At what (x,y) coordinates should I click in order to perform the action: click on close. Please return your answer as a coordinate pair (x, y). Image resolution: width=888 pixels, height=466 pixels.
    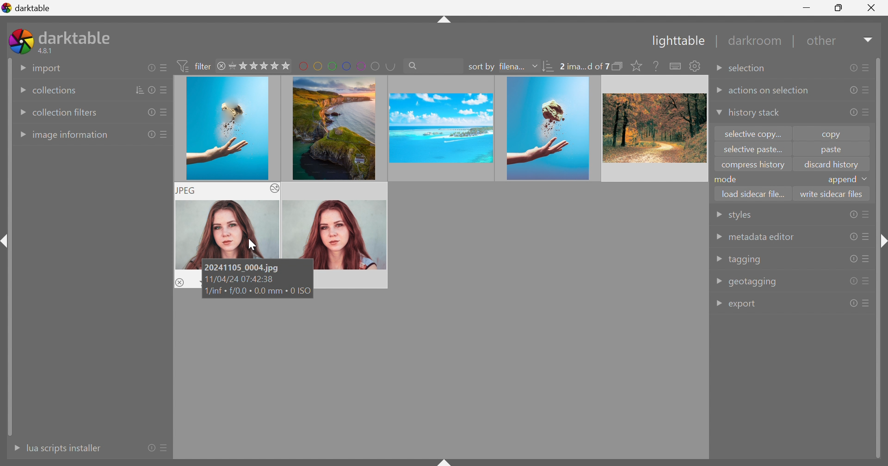
    Looking at the image, I should click on (222, 67).